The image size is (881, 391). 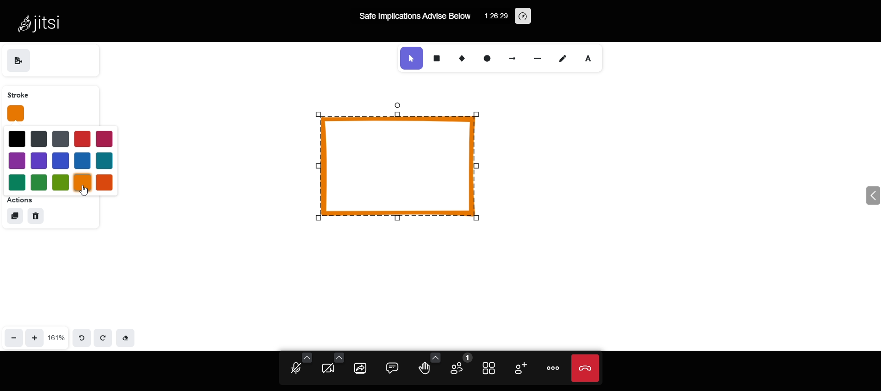 I want to click on black, so click(x=15, y=137).